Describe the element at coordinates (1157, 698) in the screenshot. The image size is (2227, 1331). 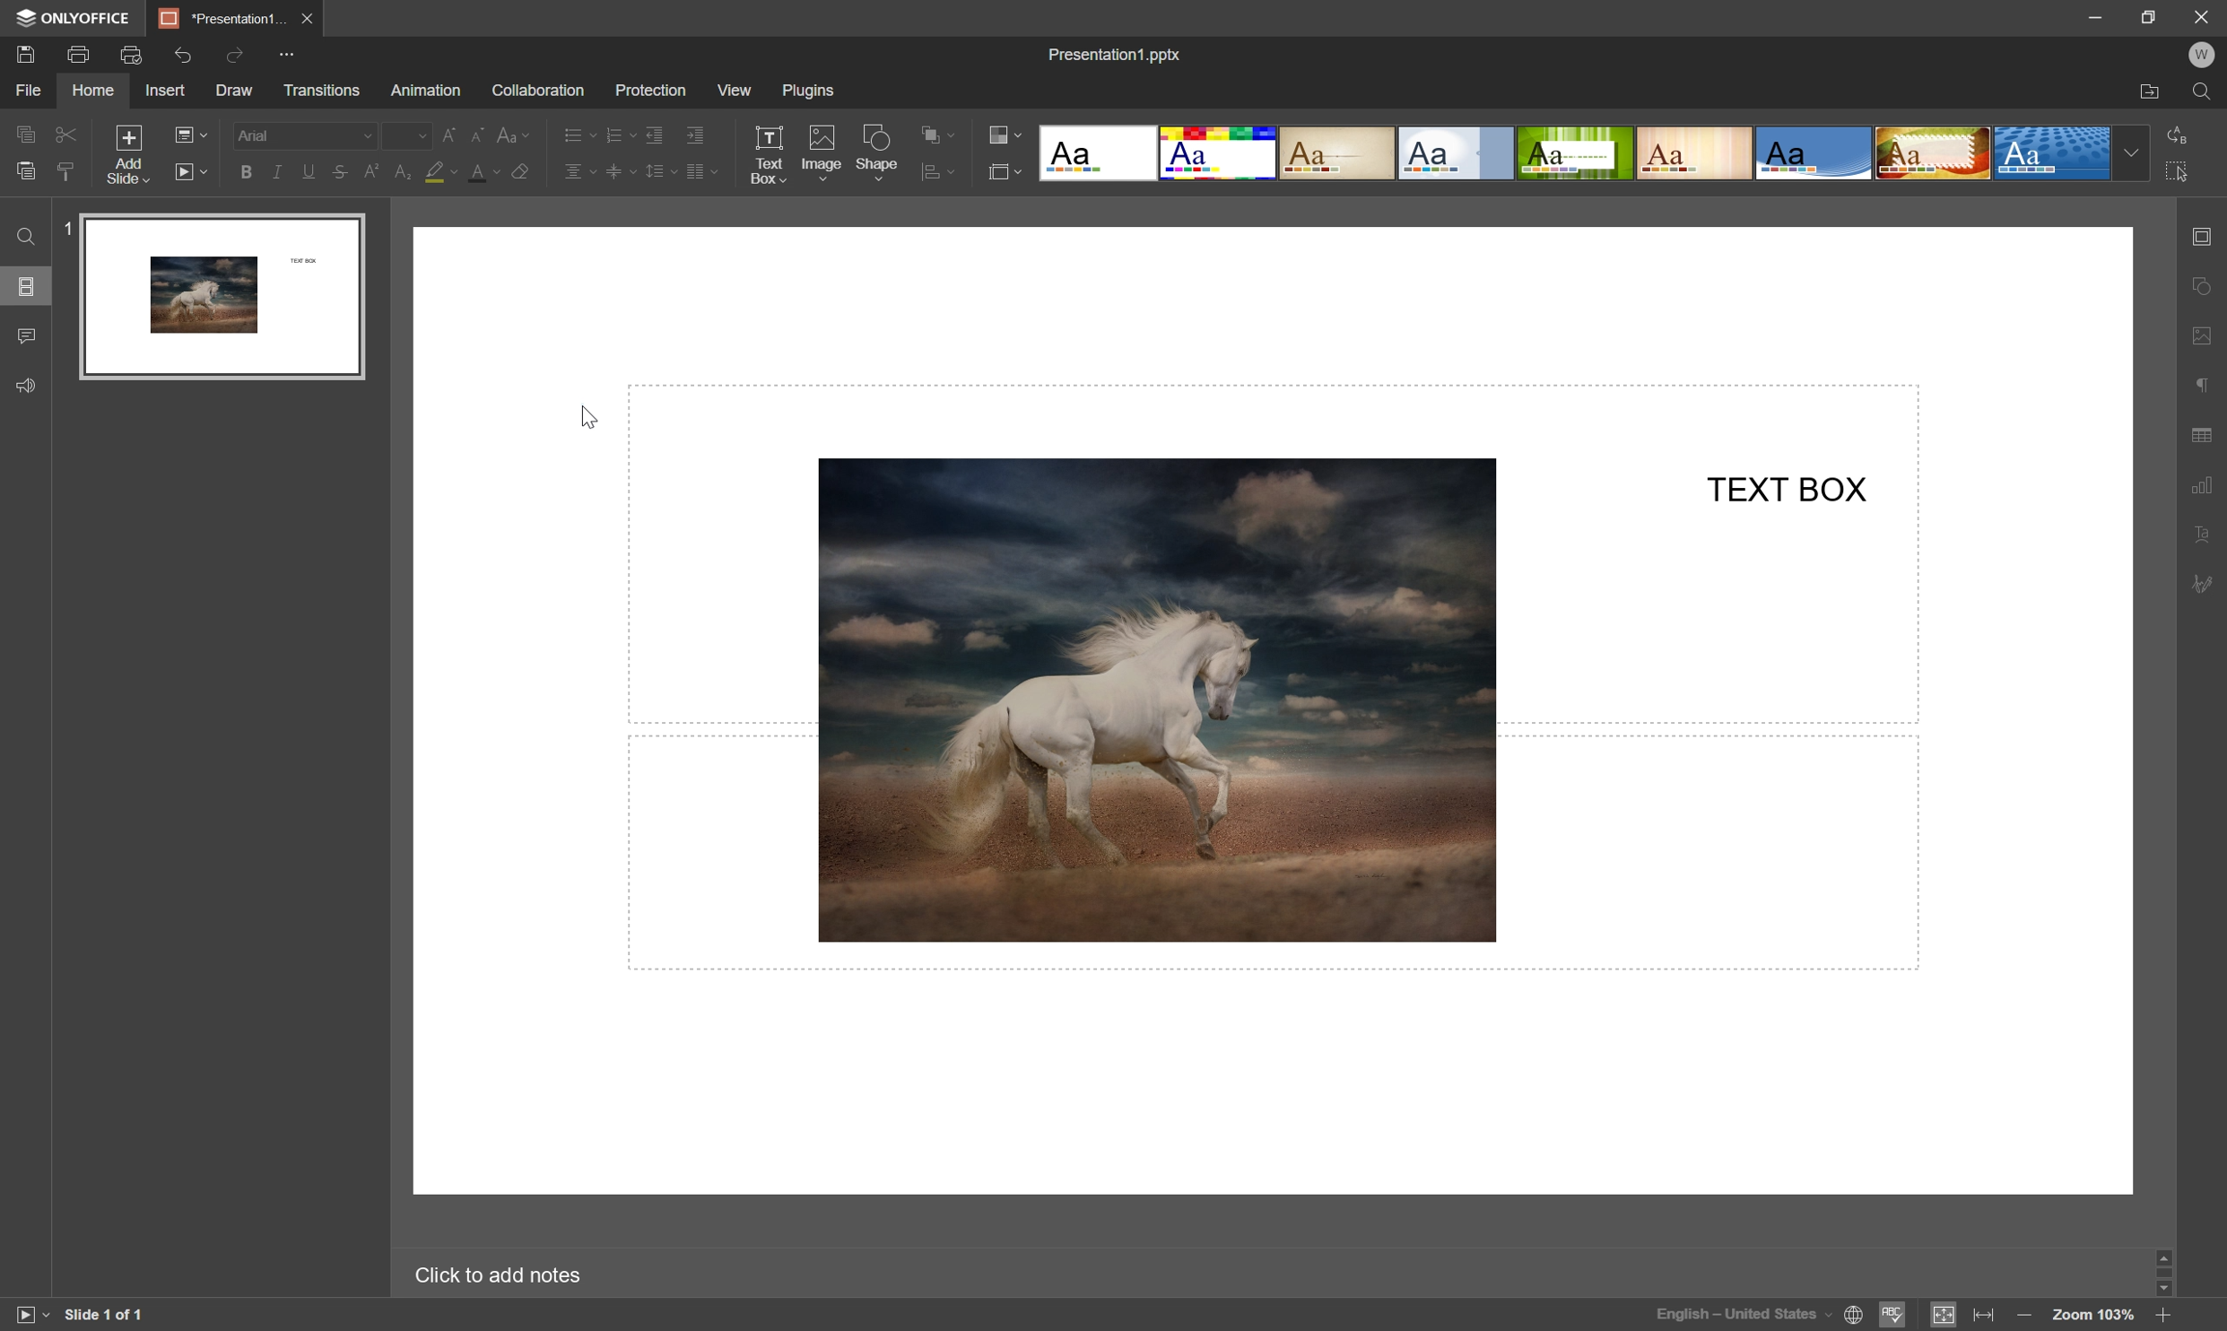
I see `image` at that location.